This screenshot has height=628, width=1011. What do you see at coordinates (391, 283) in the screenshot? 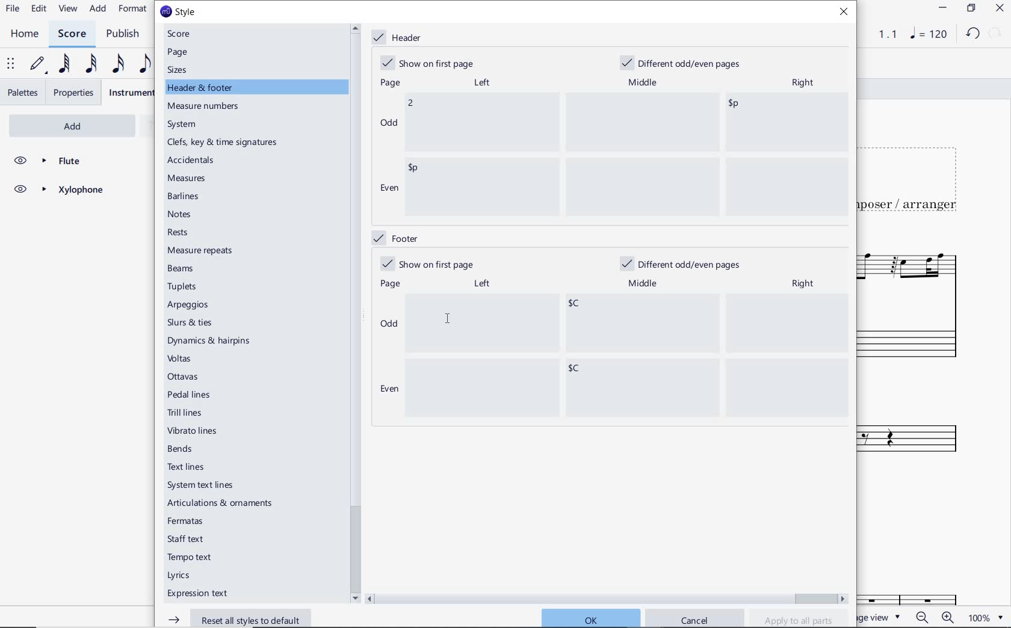
I see `page` at bounding box center [391, 283].